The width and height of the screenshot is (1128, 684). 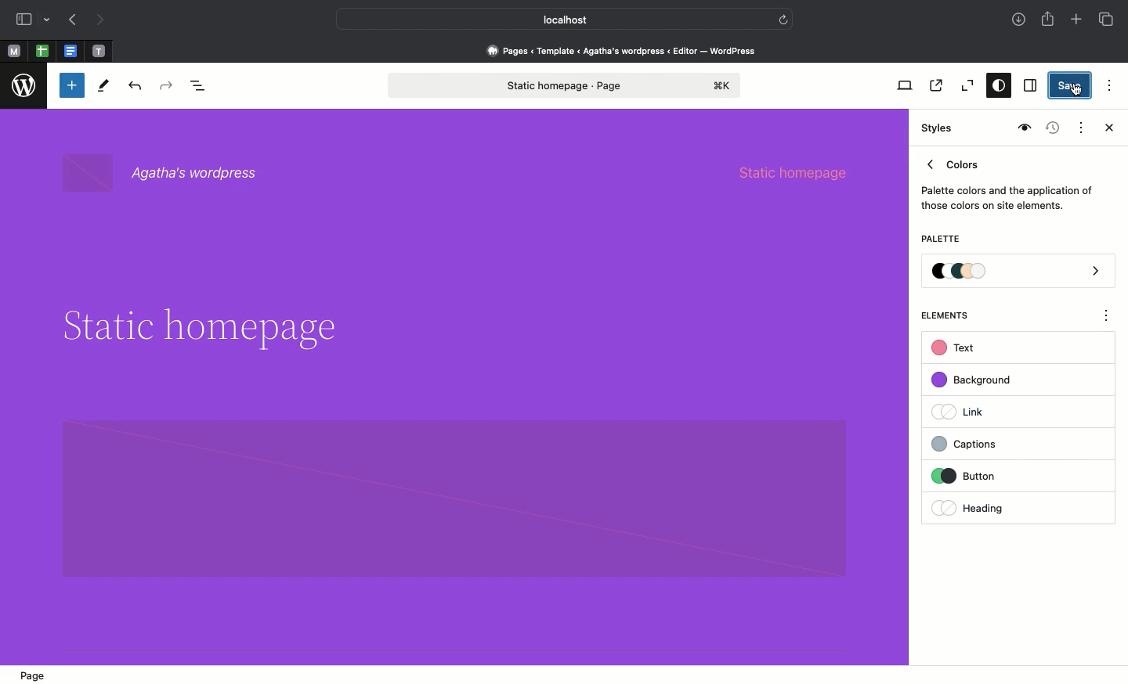 What do you see at coordinates (783, 18) in the screenshot?
I see `refresh` at bounding box center [783, 18].